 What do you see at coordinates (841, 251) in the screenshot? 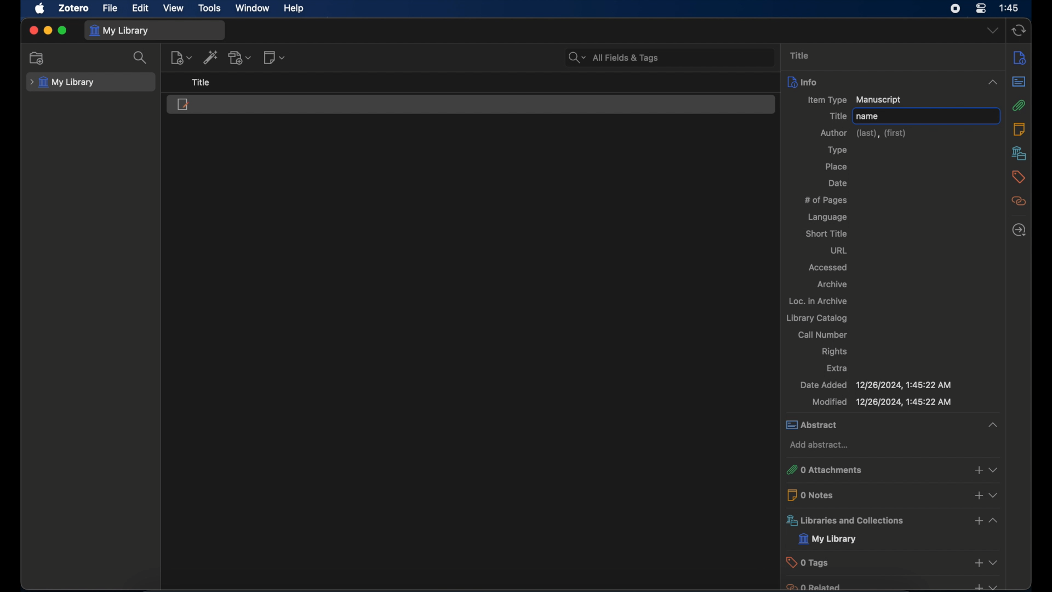
I see `url` at bounding box center [841, 251].